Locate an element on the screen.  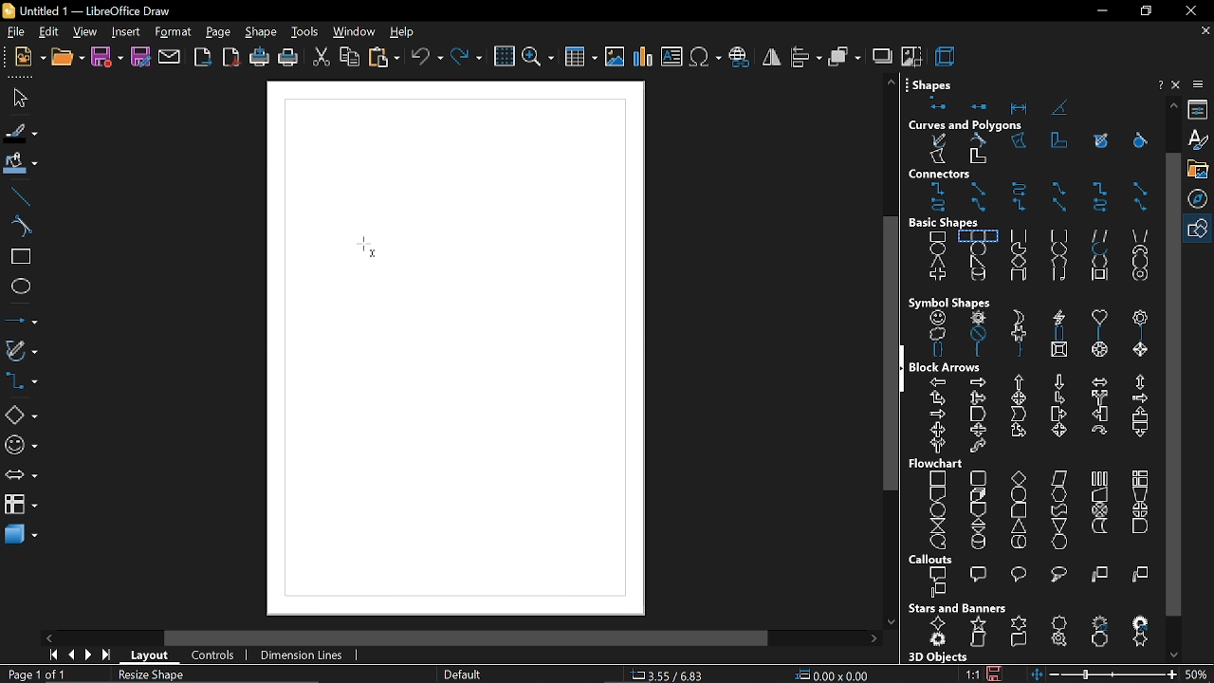
help is located at coordinates (403, 33).